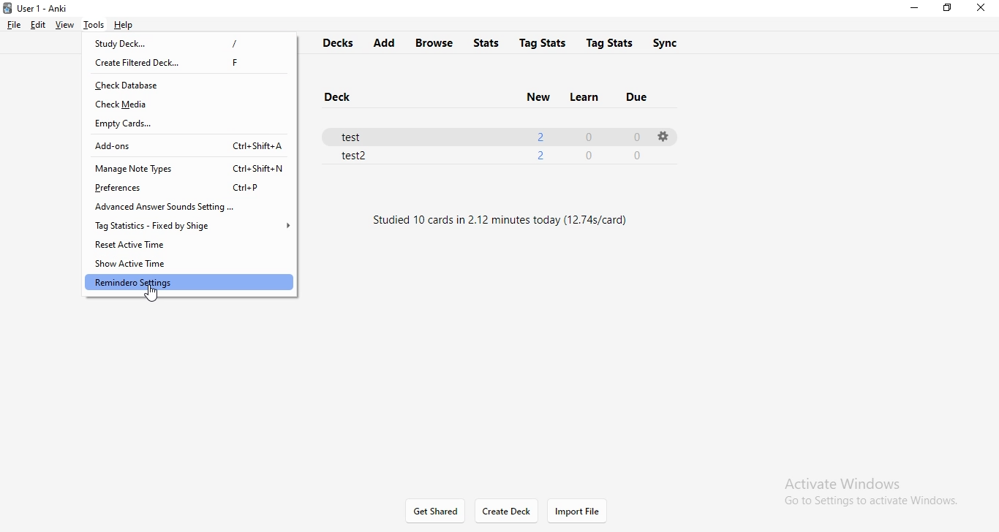 This screenshot has height=532, width=999. Describe the element at coordinates (946, 8) in the screenshot. I see `restore` at that location.